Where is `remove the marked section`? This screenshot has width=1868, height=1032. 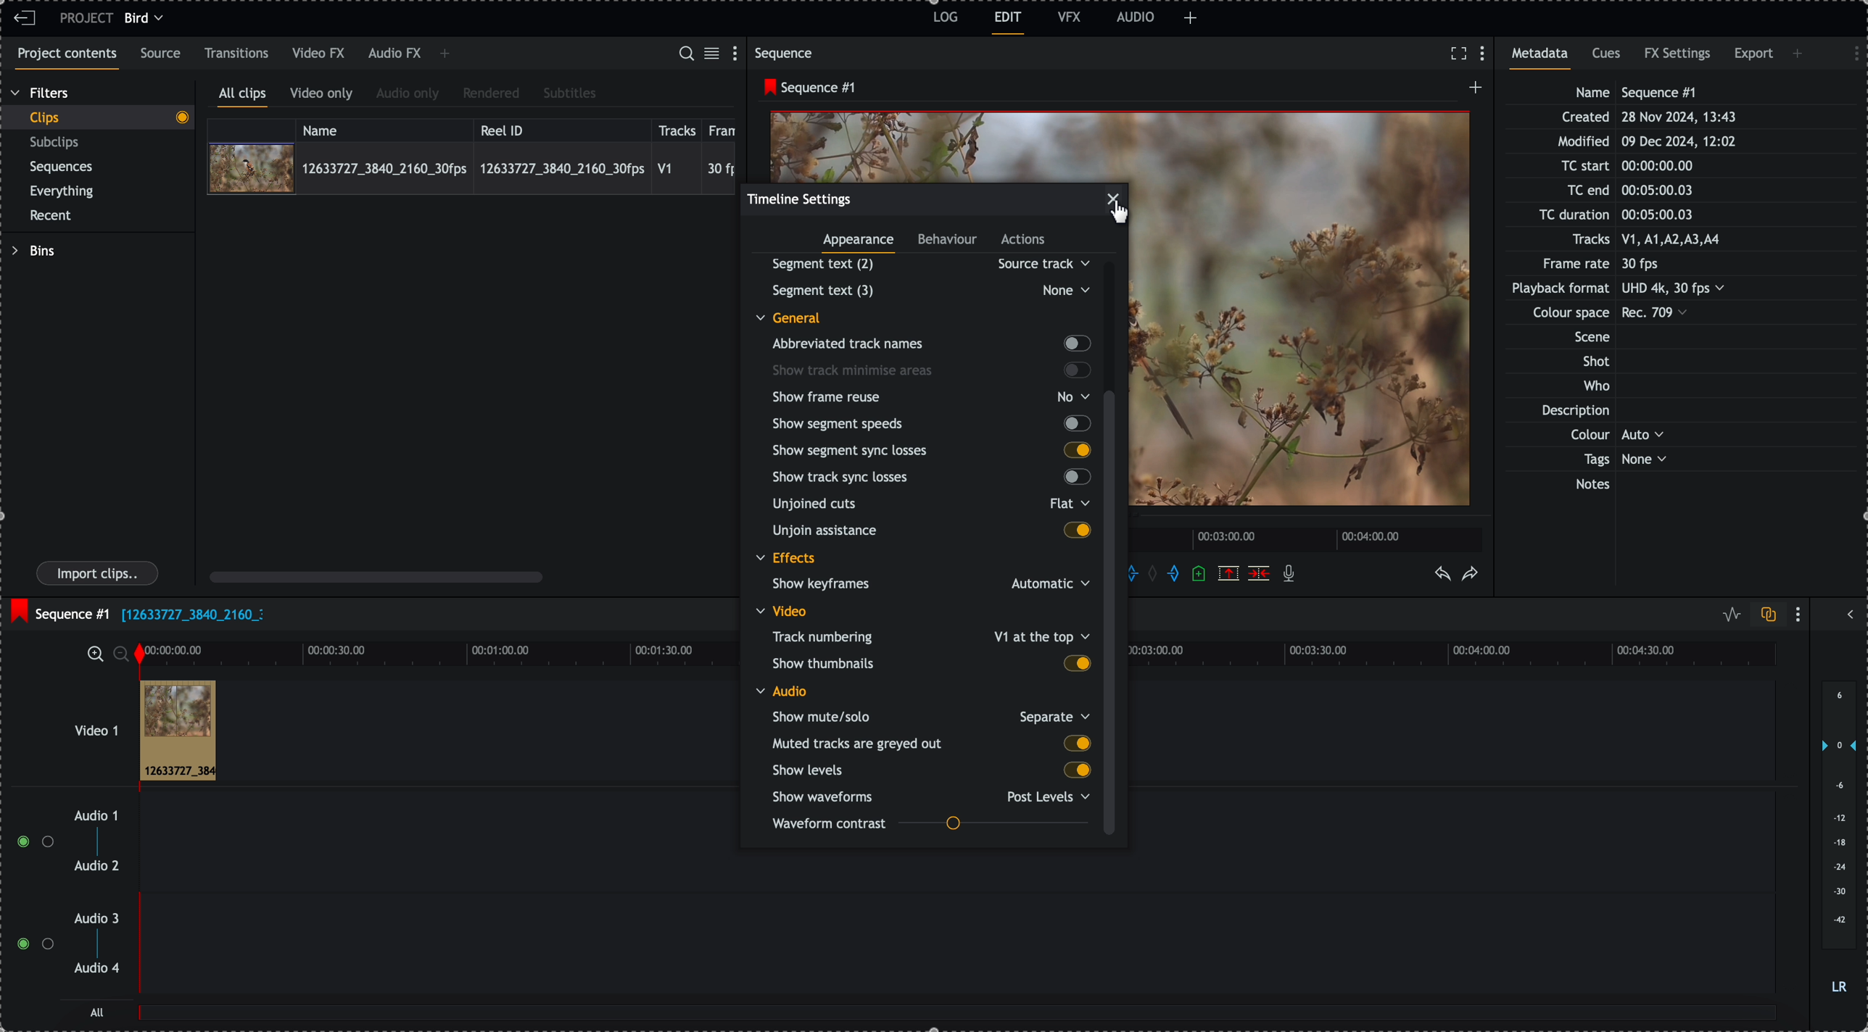 remove the marked section is located at coordinates (1228, 573).